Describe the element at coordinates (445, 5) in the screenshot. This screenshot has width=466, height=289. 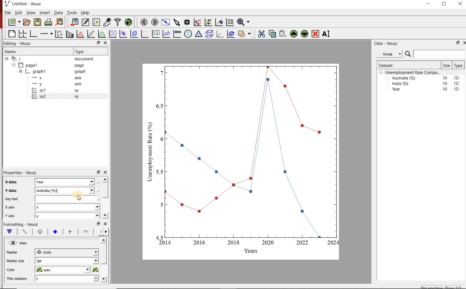
I see `maximise` at that location.